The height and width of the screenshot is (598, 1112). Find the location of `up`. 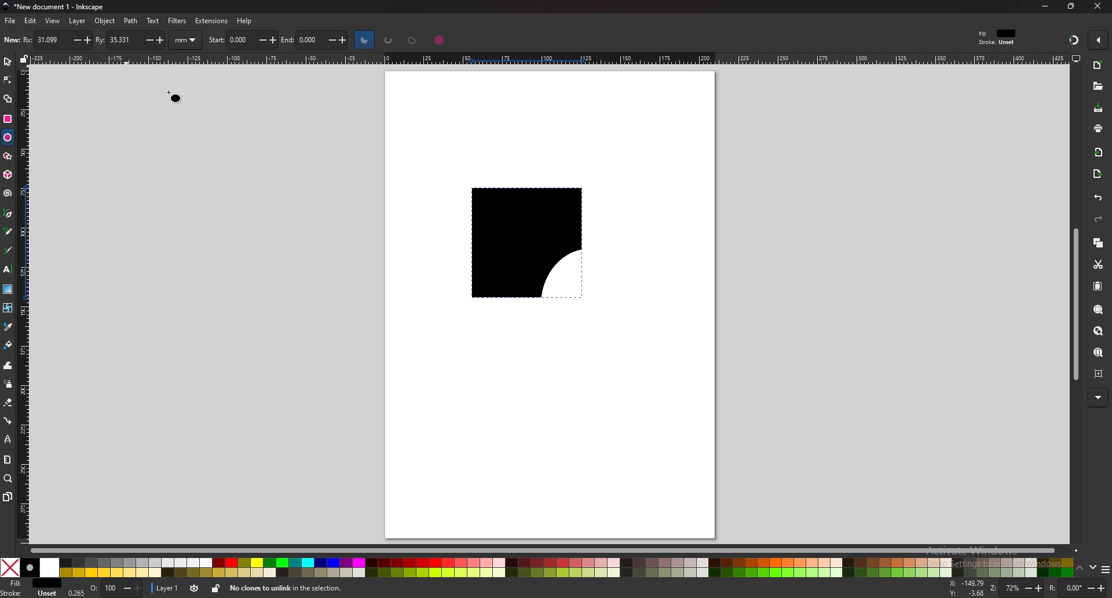

up is located at coordinates (1081, 568).